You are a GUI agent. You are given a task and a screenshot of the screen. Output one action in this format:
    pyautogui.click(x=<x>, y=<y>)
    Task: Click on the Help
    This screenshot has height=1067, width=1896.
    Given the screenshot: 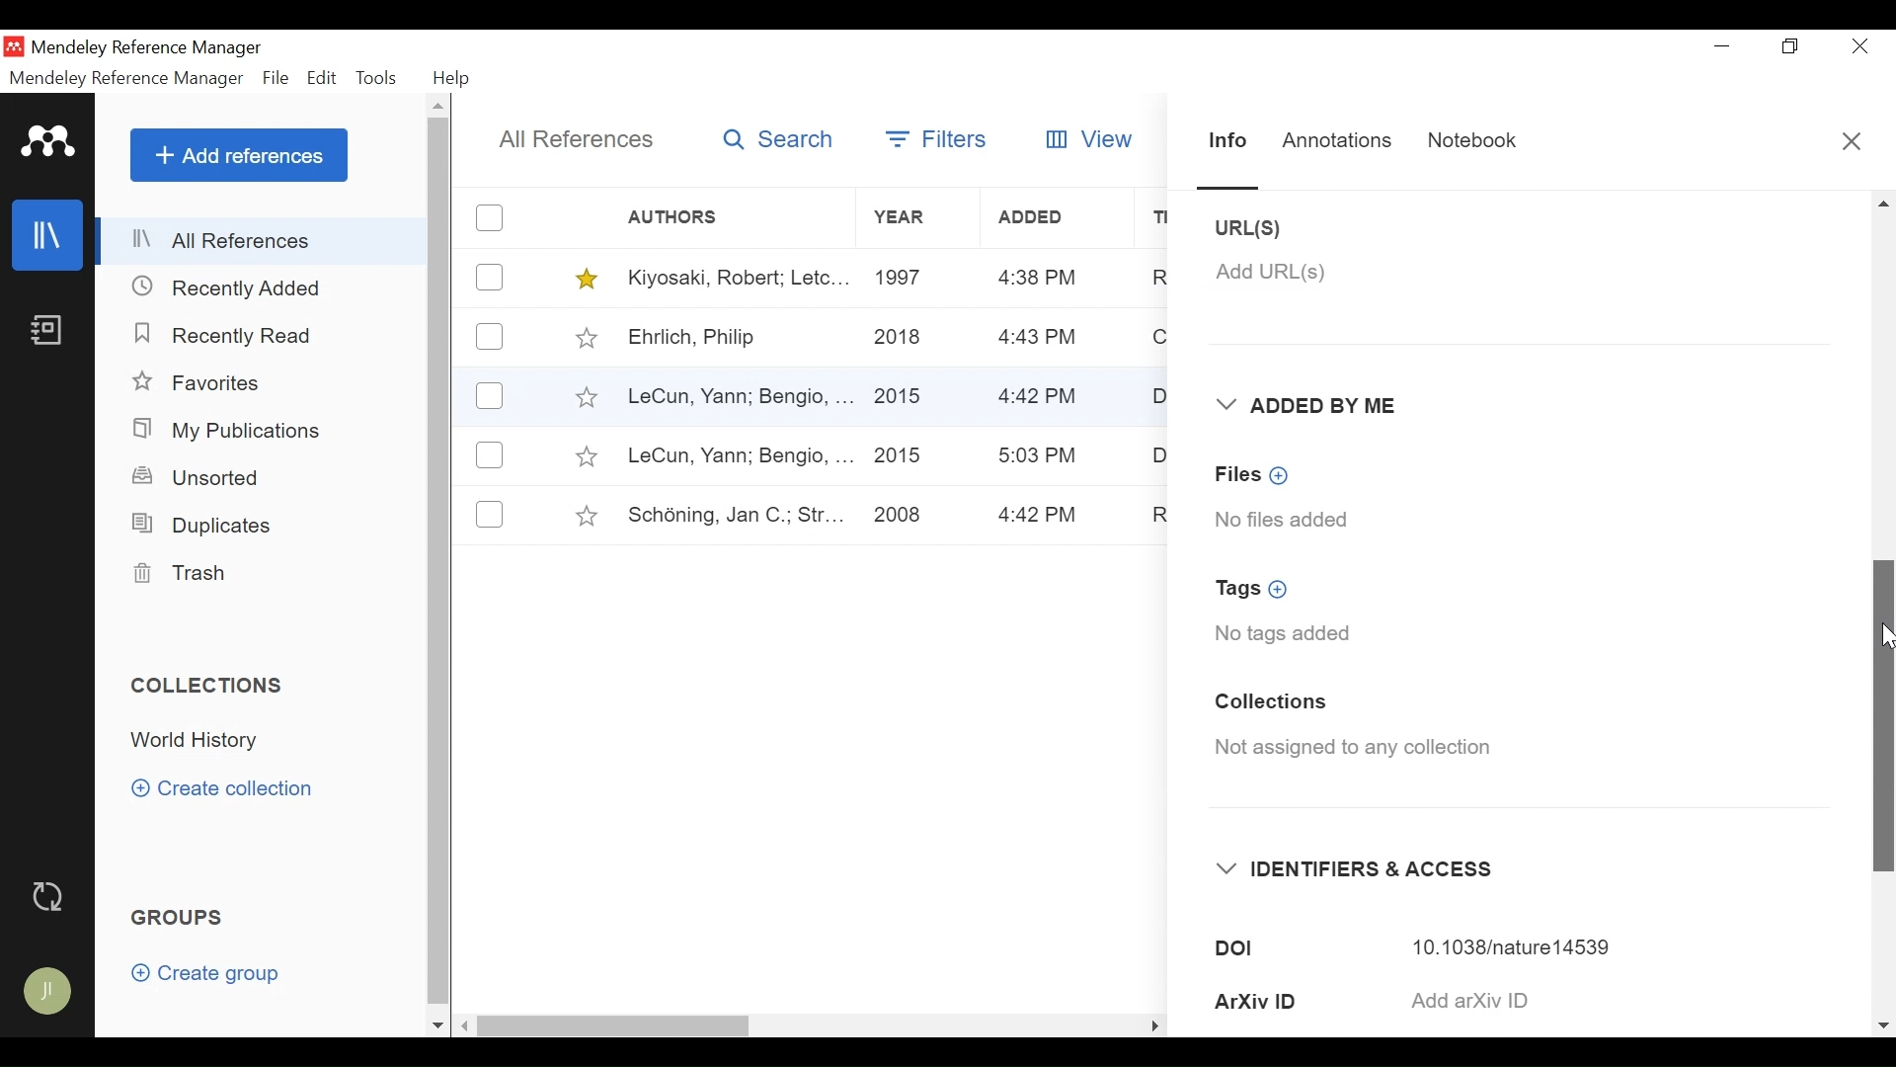 What is the action you would take?
    pyautogui.click(x=453, y=78)
    